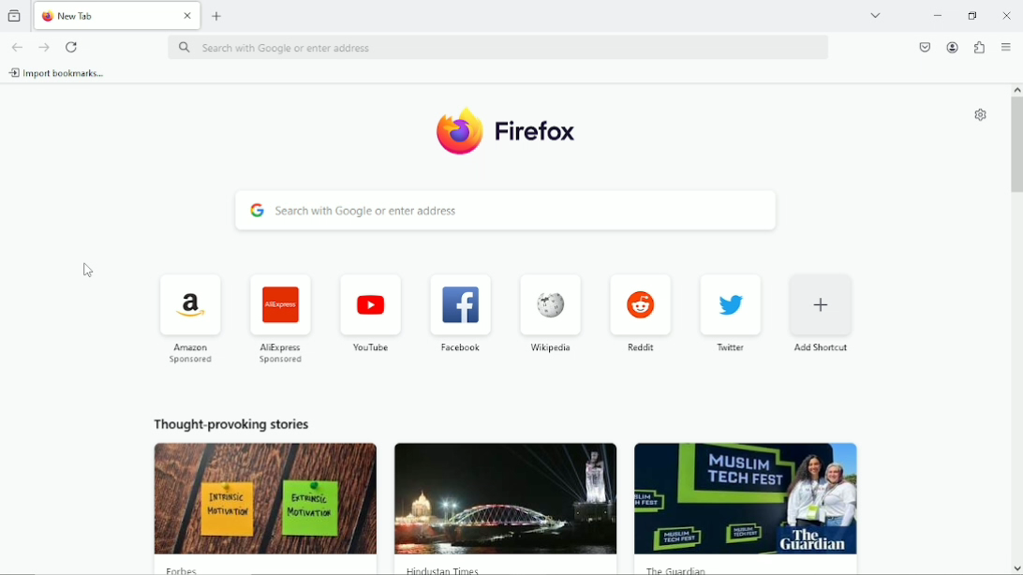 The width and height of the screenshot is (1023, 575). Describe the element at coordinates (266, 498) in the screenshot. I see `image` at that location.